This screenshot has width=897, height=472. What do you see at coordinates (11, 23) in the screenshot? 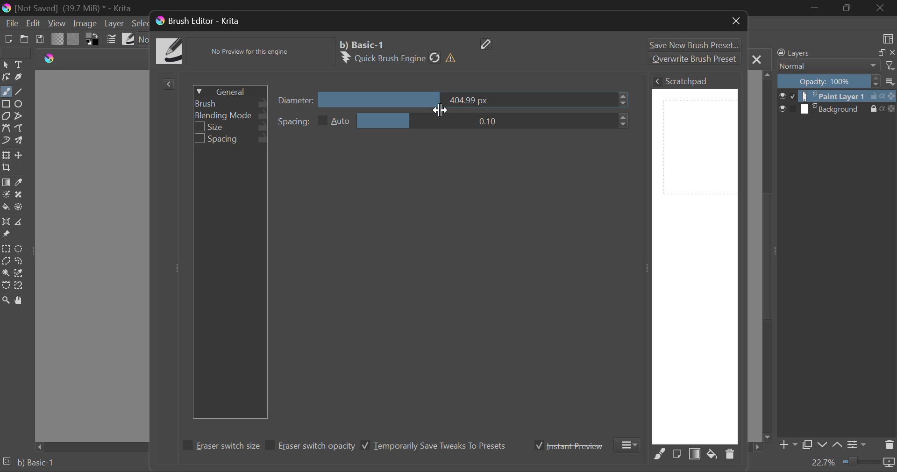
I see `File` at bounding box center [11, 23].